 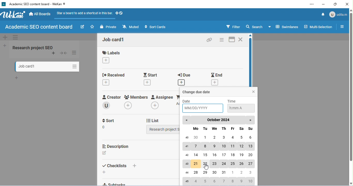 What do you see at coordinates (233, 101) in the screenshot?
I see `time` at bounding box center [233, 101].